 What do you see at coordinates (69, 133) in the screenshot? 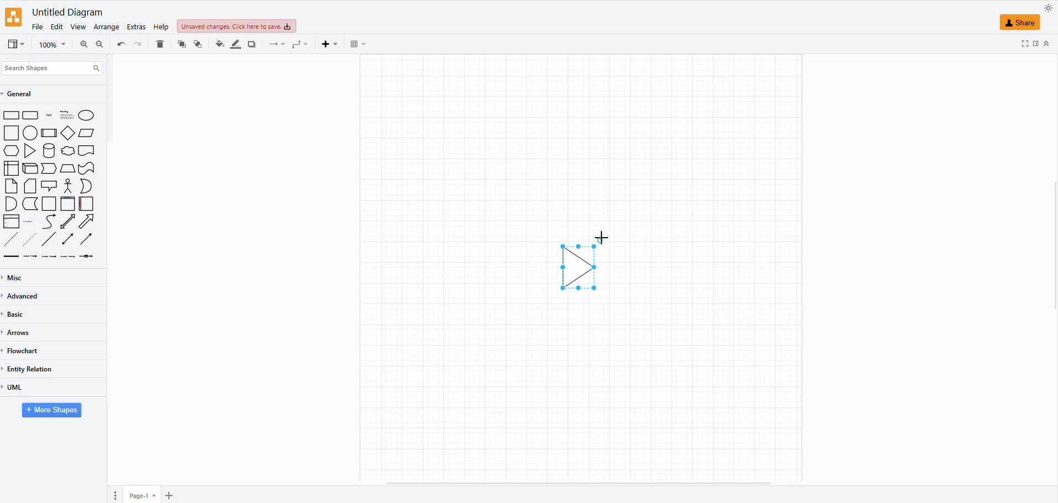
I see `Kite` at bounding box center [69, 133].